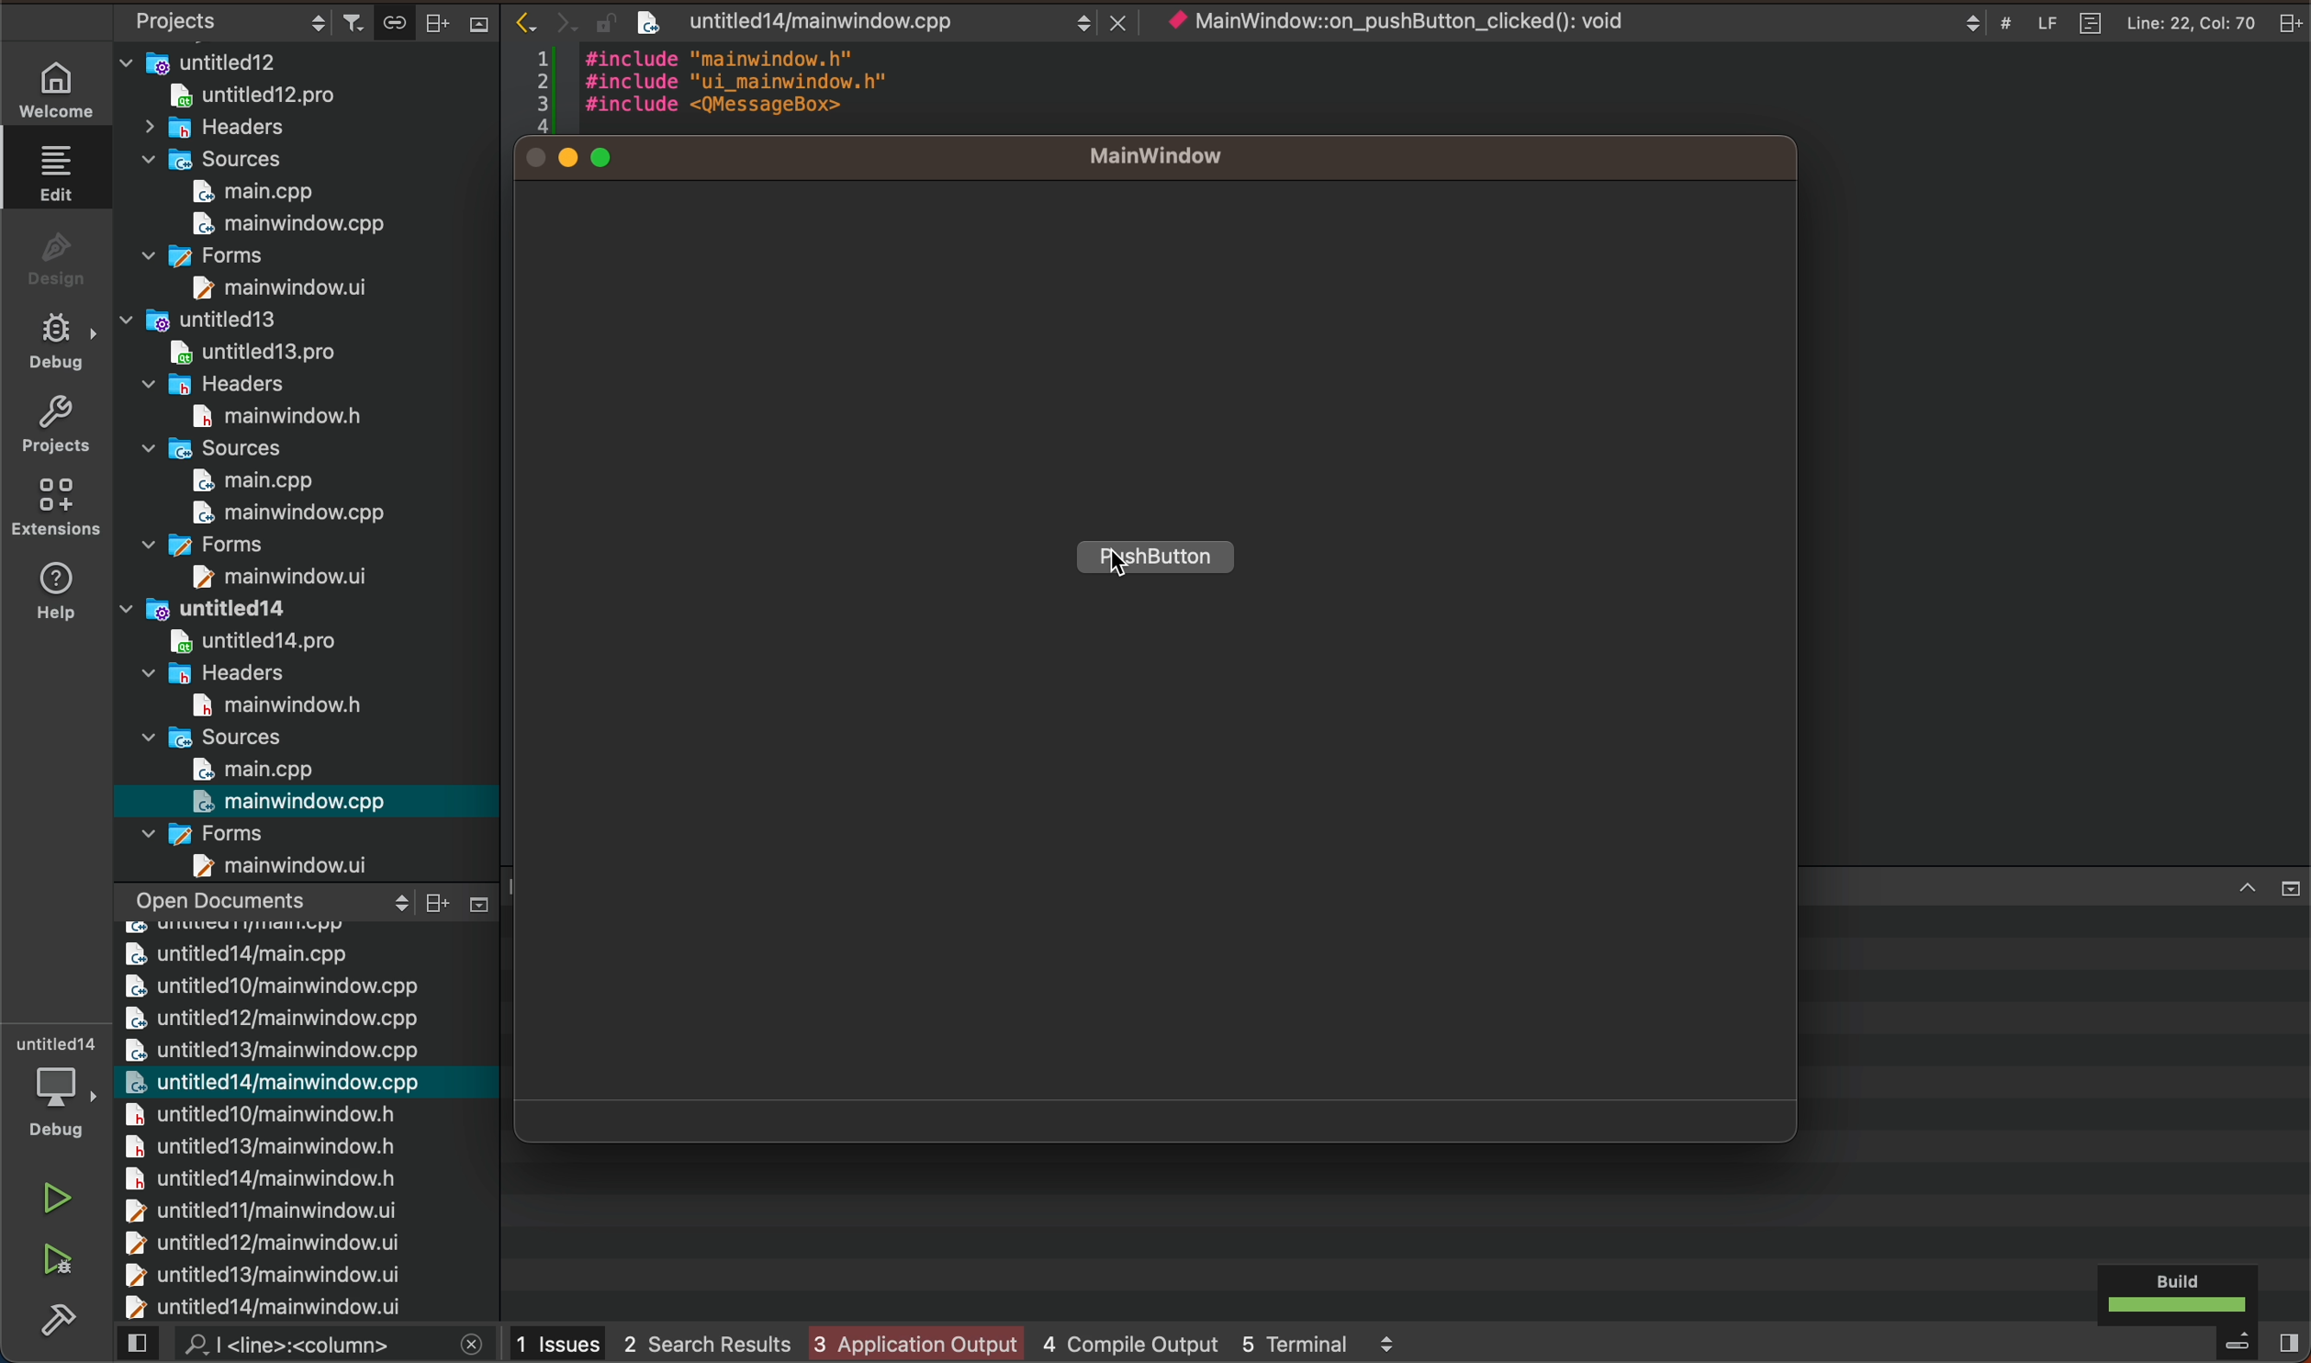 This screenshot has height=1363, width=2311. What do you see at coordinates (59, 1261) in the screenshot?
I see `run and debug` at bounding box center [59, 1261].